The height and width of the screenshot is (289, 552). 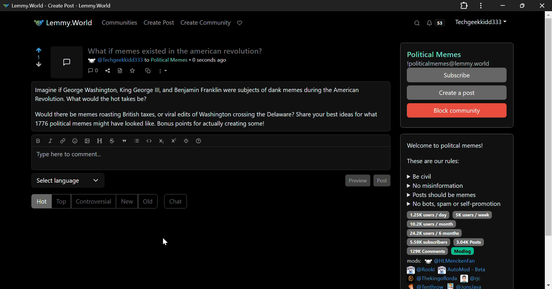 What do you see at coordinates (175, 201) in the screenshot?
I see `Chat` at bounding box center [175, 201].